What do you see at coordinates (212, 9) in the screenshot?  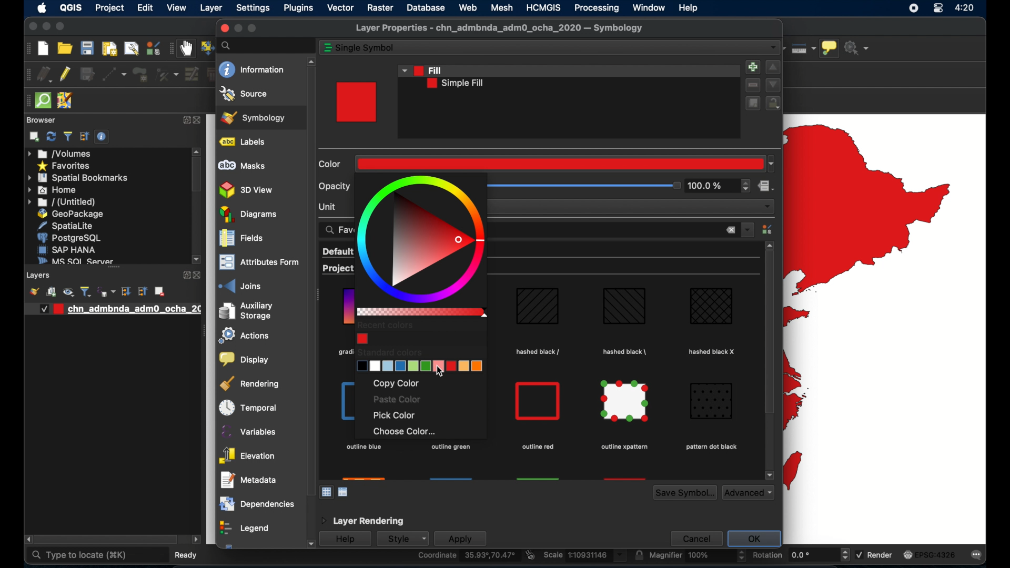 I see `layer` at bounding box center [212, 9].